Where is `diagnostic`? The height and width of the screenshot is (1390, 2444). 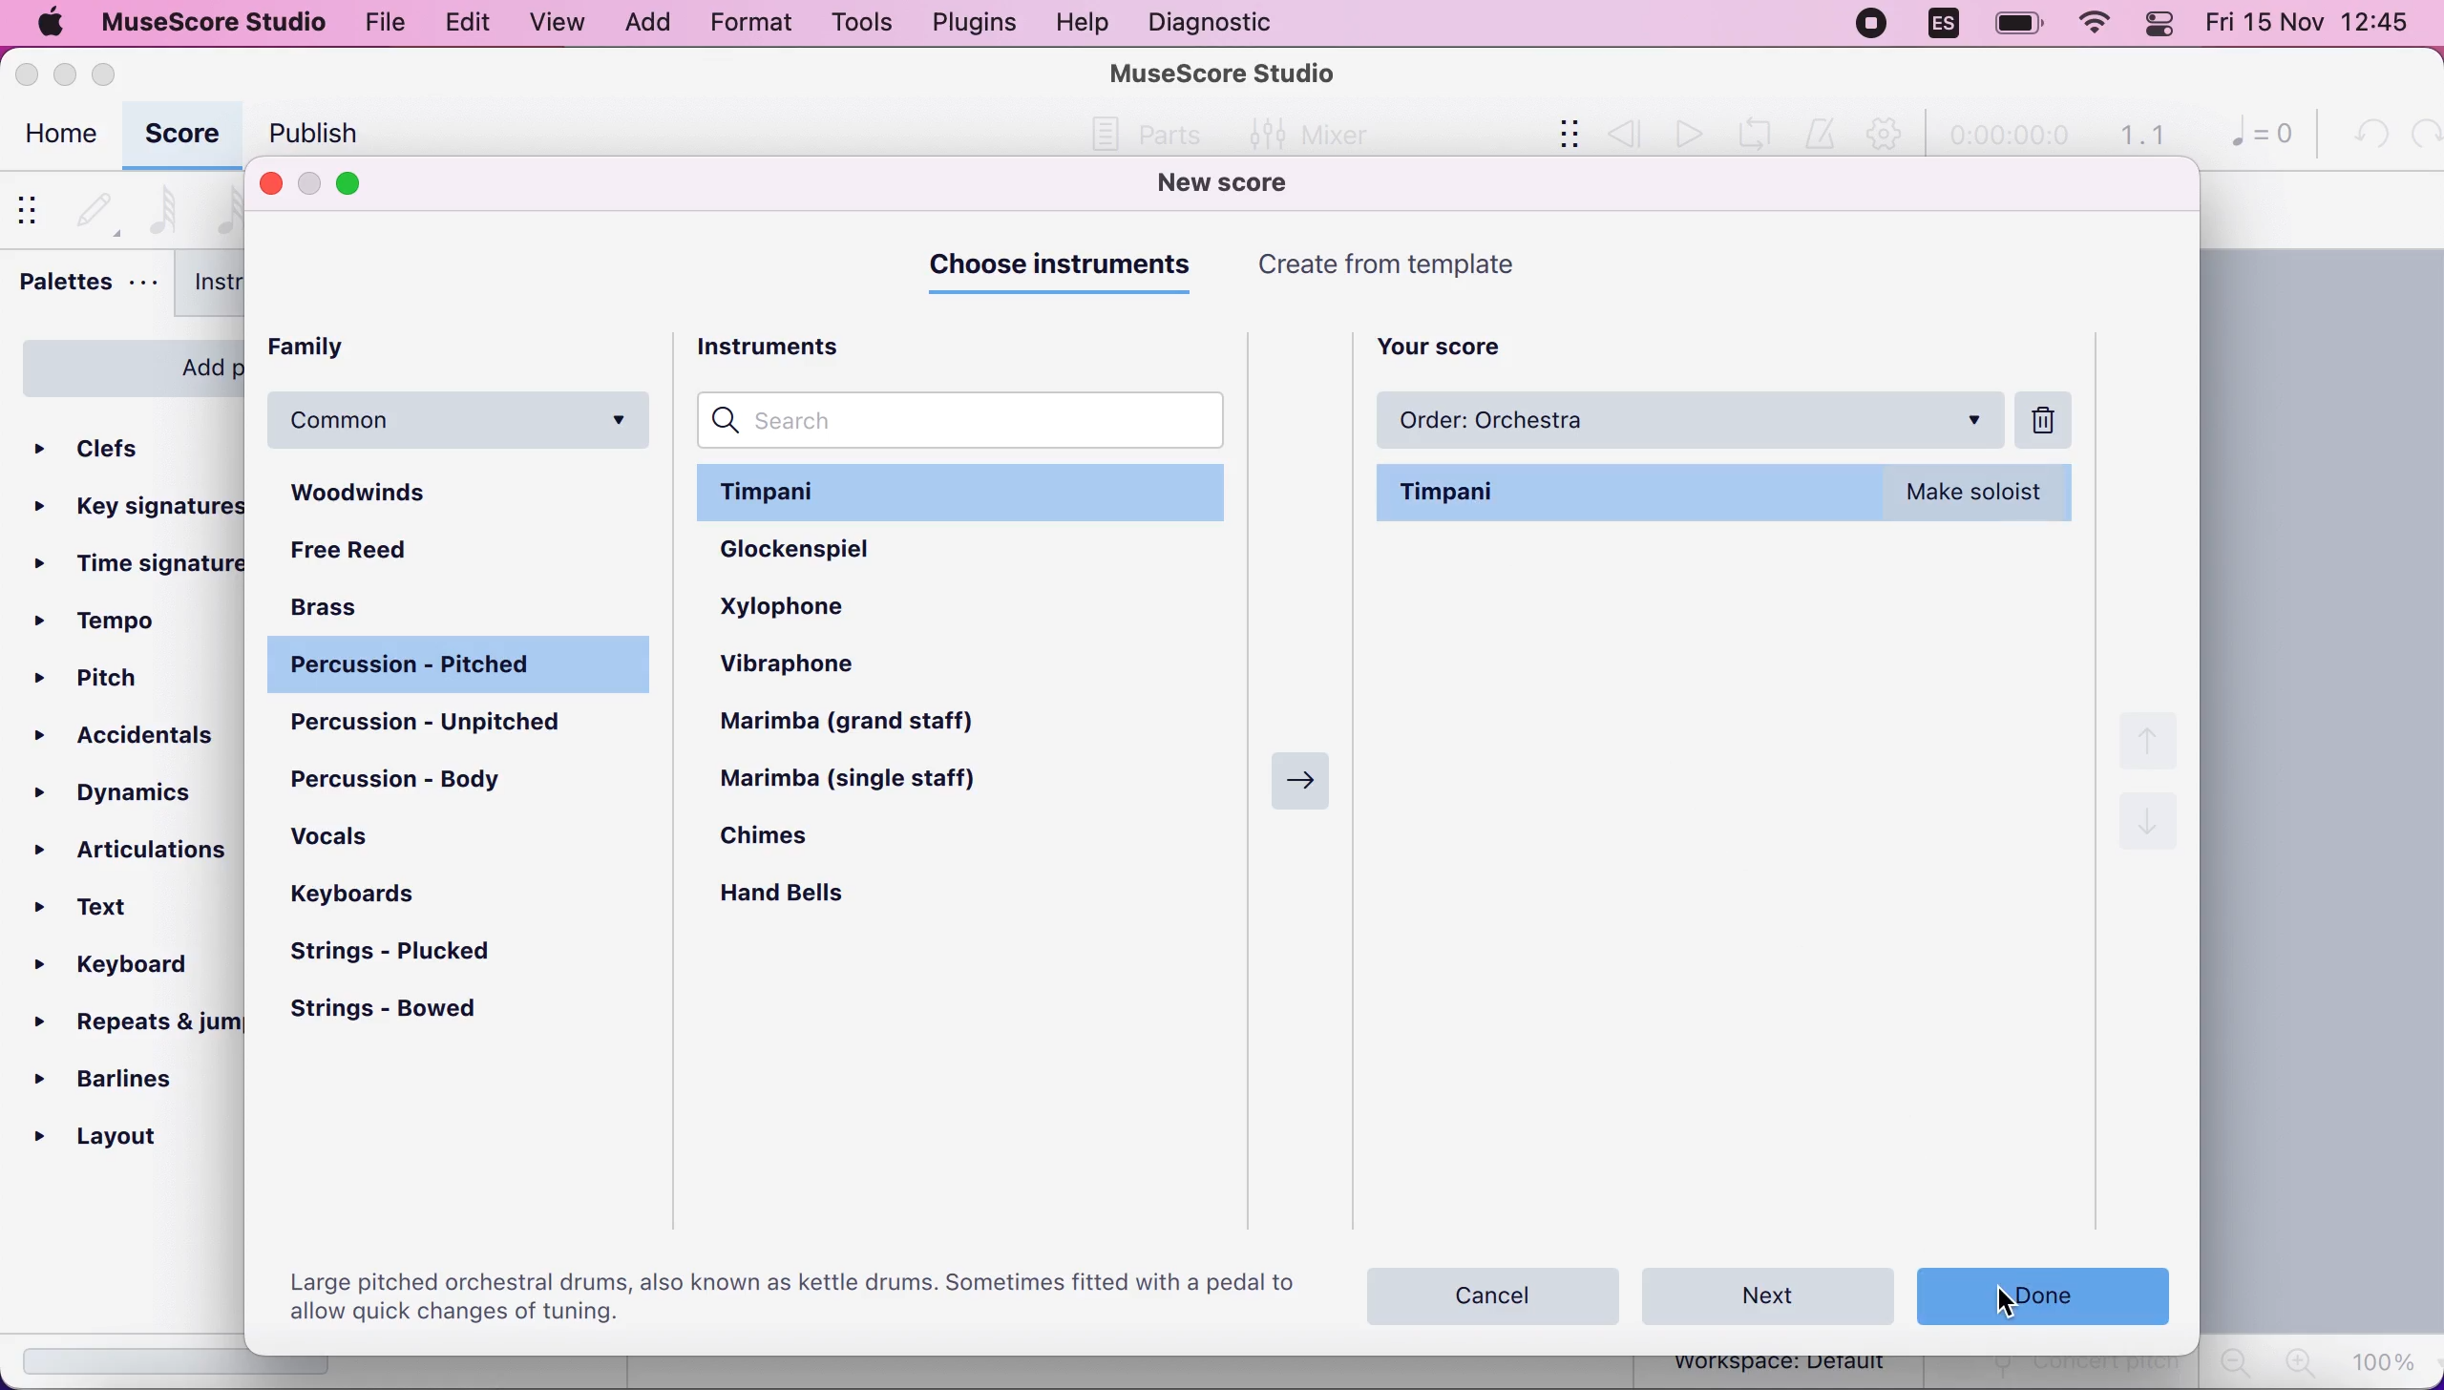
diagnostic is located at coordinates (1216, 22).